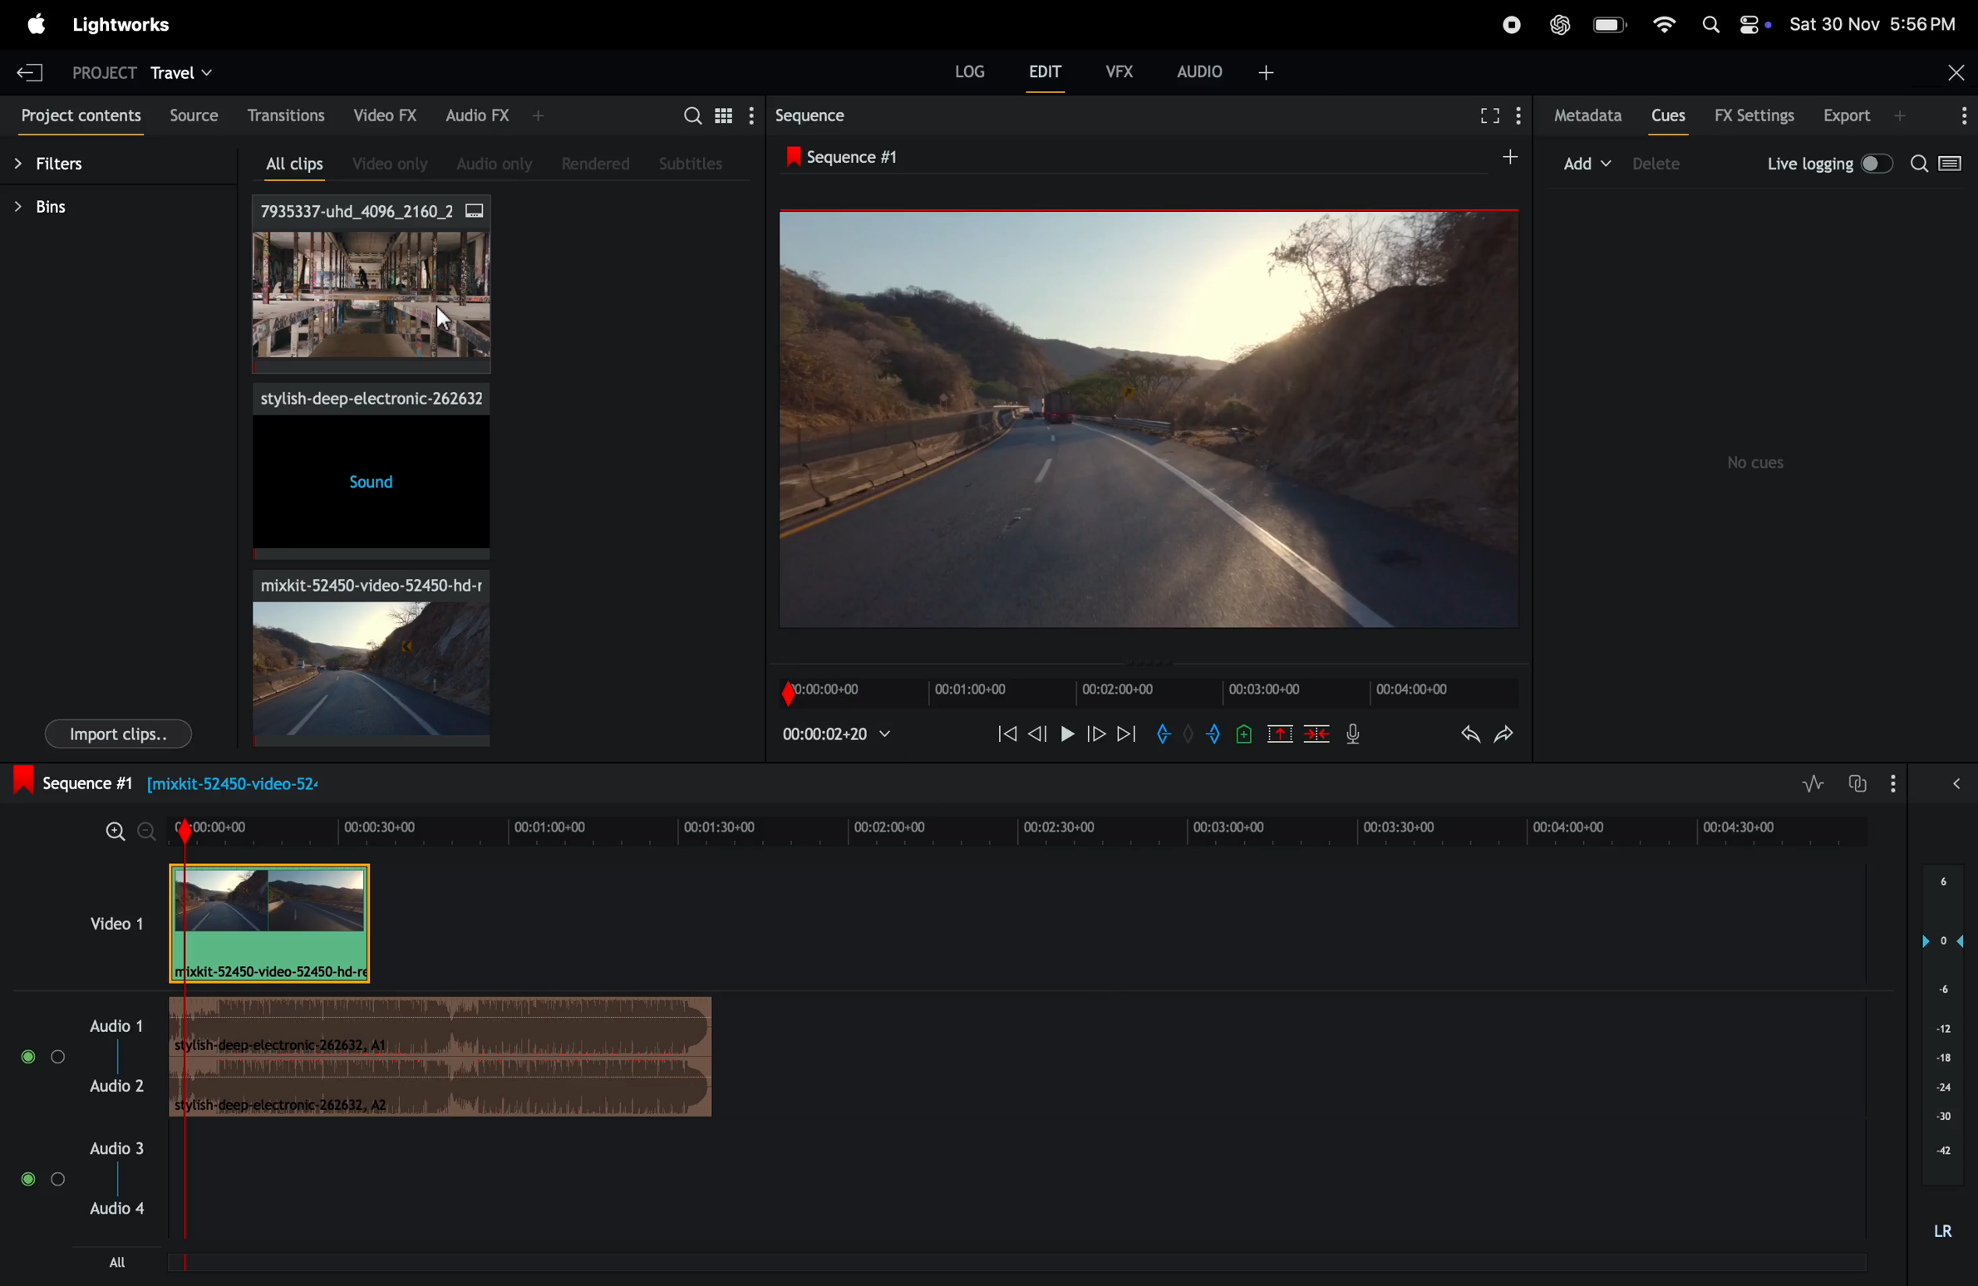 Image resolution: width=1978 pixels, height=1286 pixels. What do you see at coordinates (1955, 69) in the screenshot?
I see `close` at bounding box center [1955, 69].